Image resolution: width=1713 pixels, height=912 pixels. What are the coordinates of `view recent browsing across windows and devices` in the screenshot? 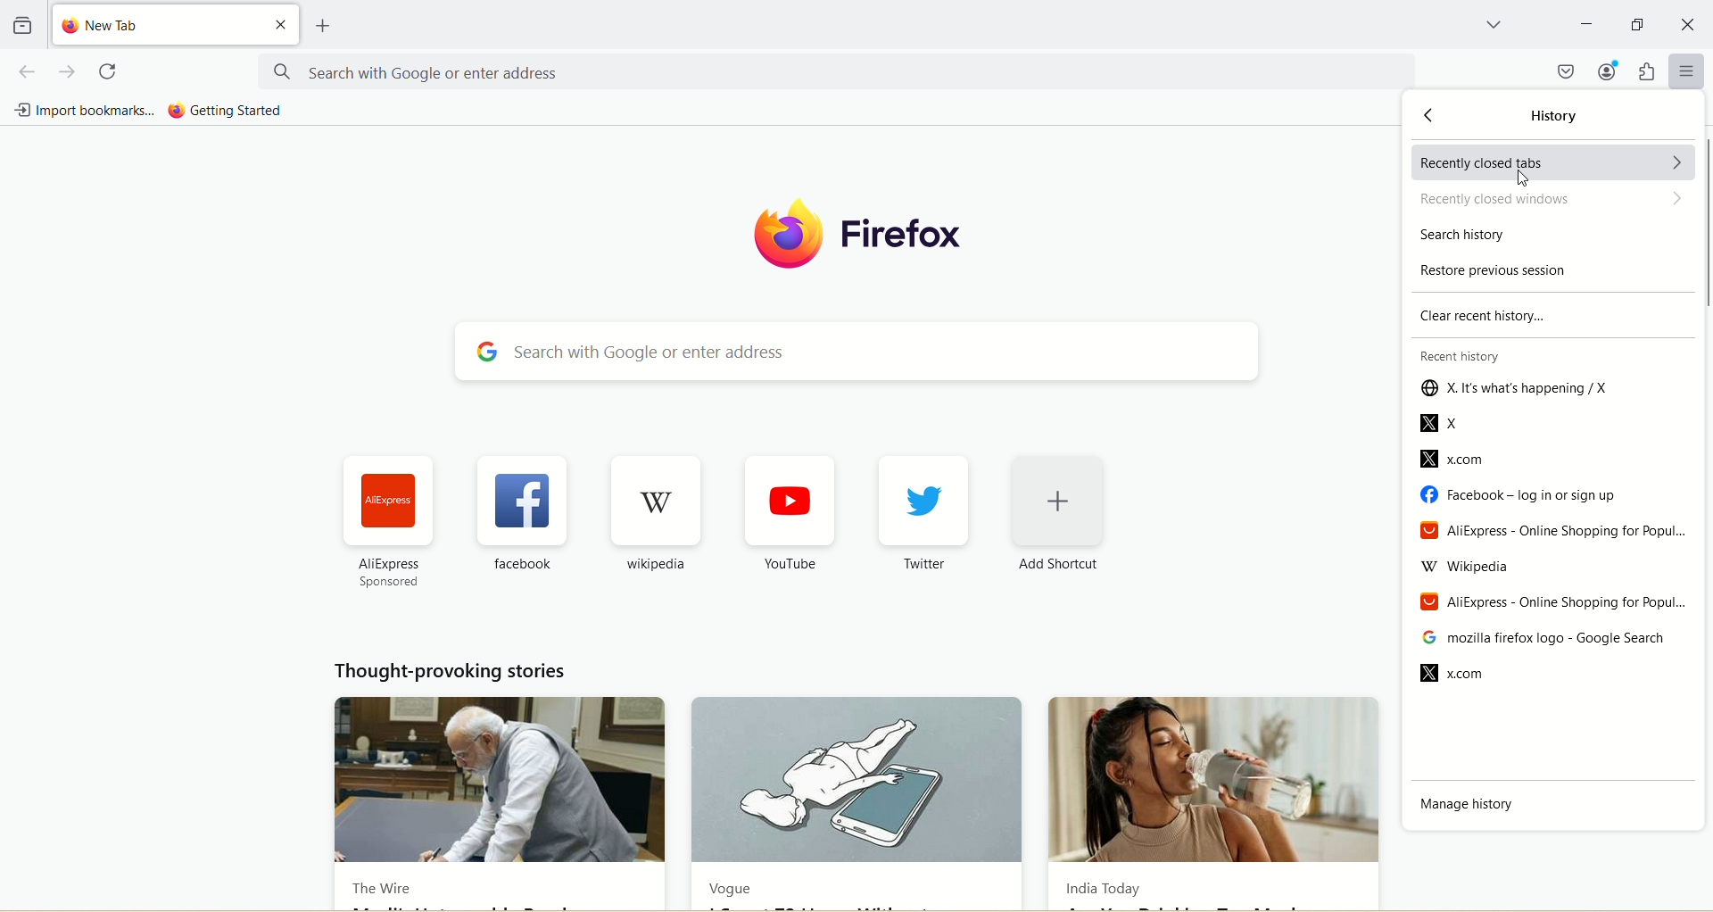 It's located at (22, 23).